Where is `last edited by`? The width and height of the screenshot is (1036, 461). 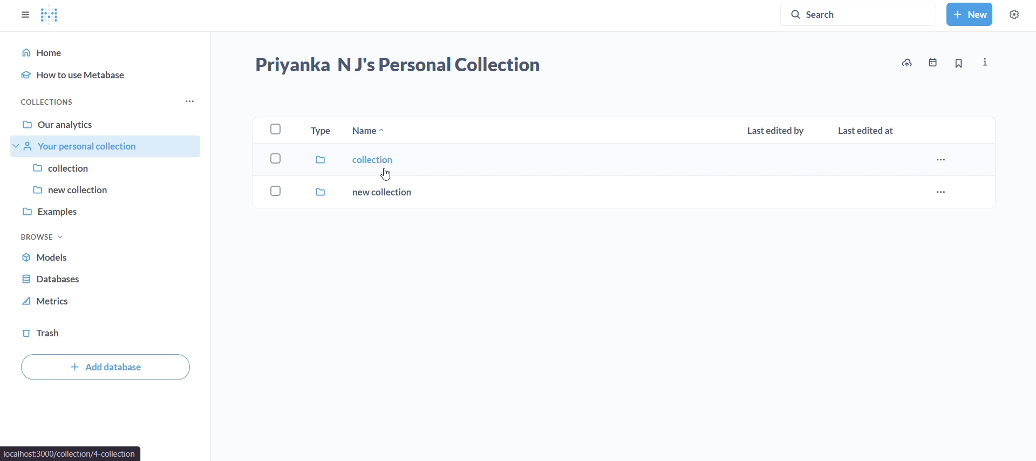 last edited by is located at coordinates (775, 131).